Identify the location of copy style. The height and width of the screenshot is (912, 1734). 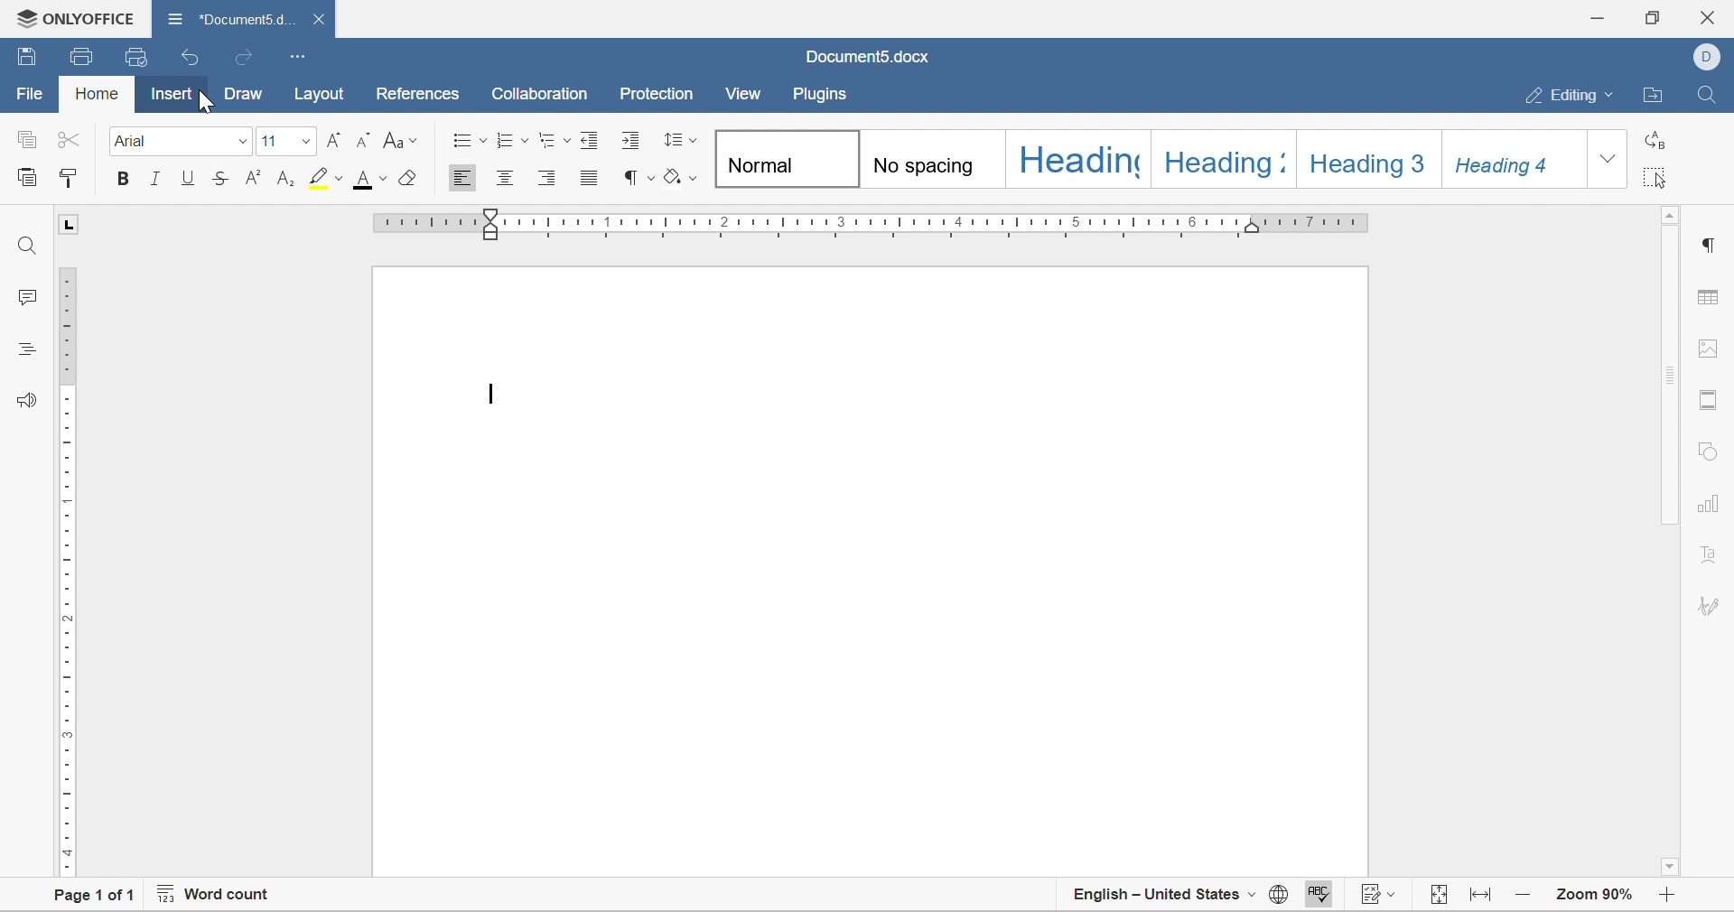
(72, 177).